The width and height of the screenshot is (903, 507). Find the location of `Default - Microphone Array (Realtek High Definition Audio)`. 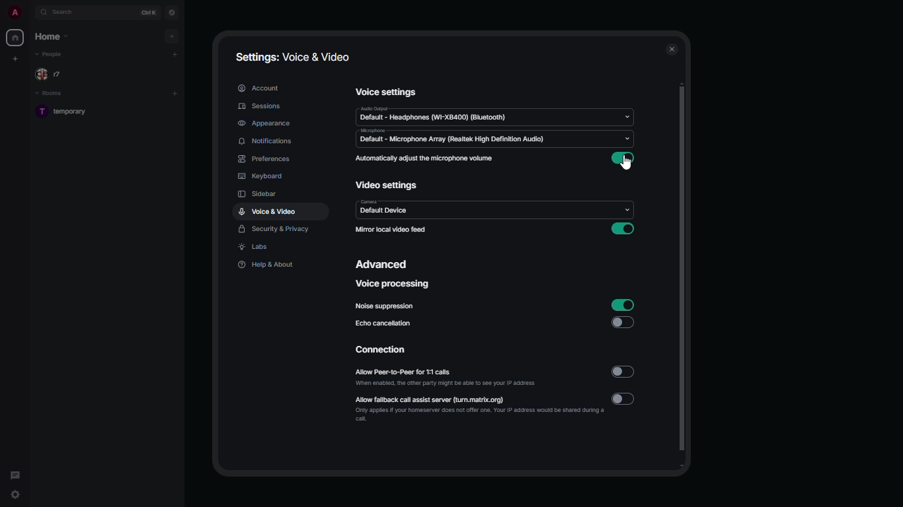

Default - Microphone Array (Realtek High Definition Audio) is located at coordinates (467, 137).